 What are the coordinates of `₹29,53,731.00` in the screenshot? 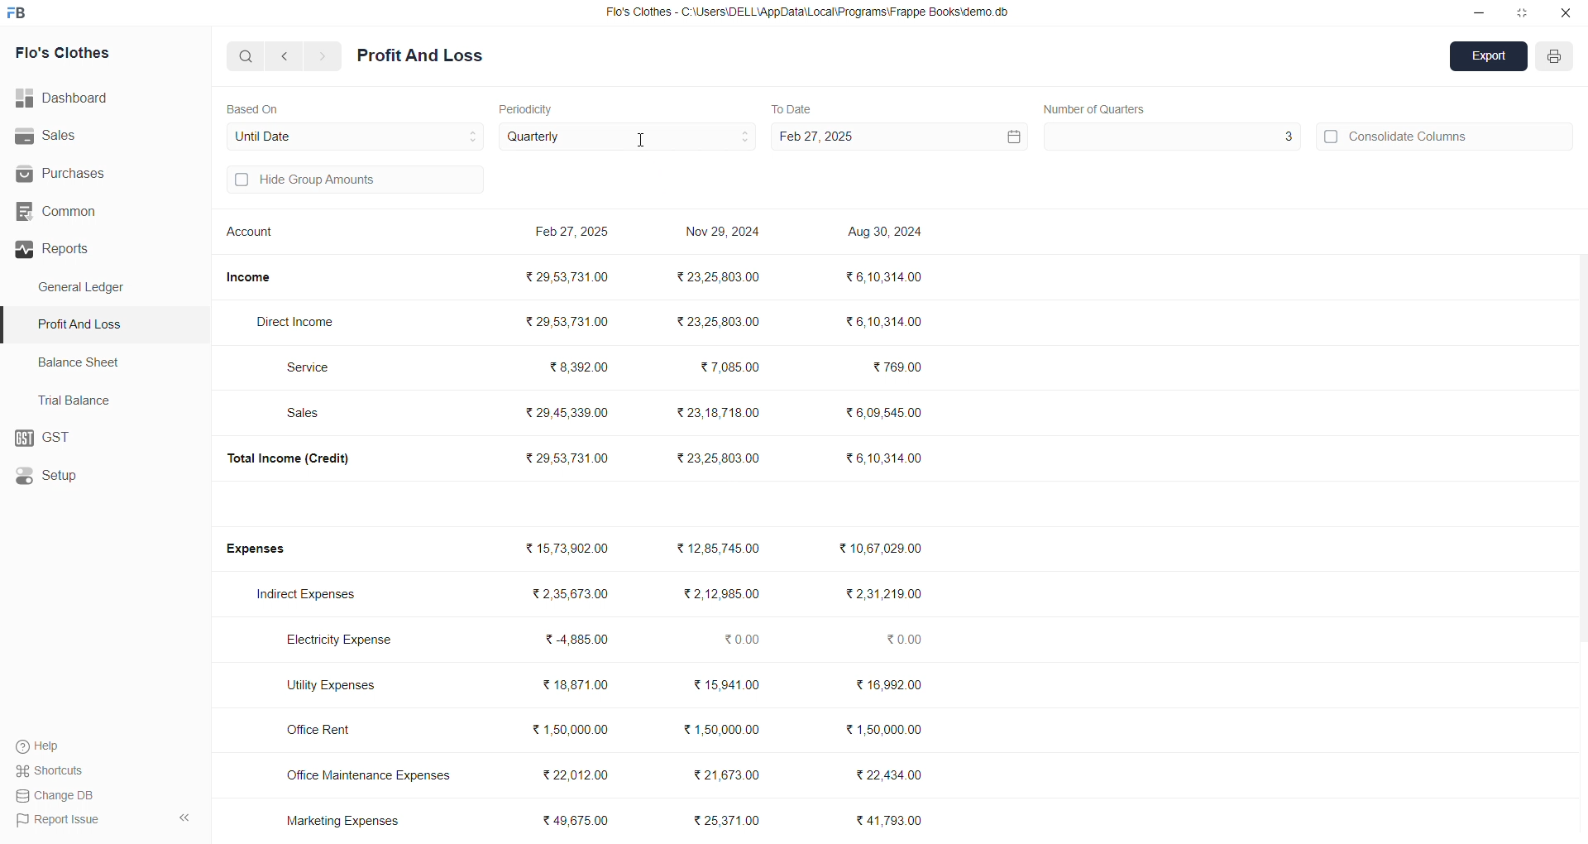 It's located at (567, 458).